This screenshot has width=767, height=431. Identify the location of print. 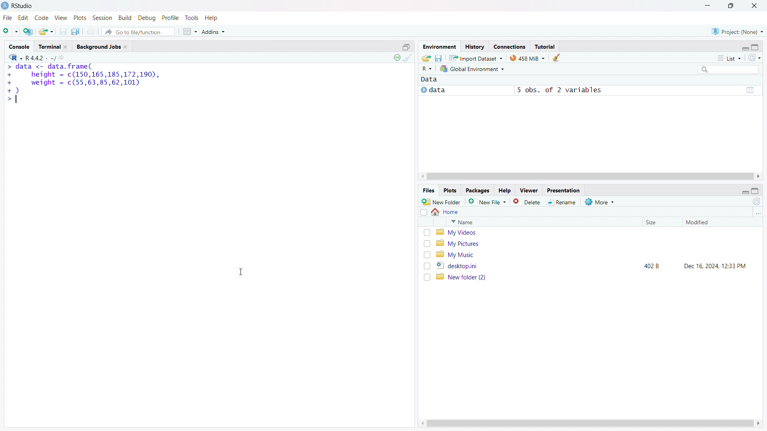
(92, 31).